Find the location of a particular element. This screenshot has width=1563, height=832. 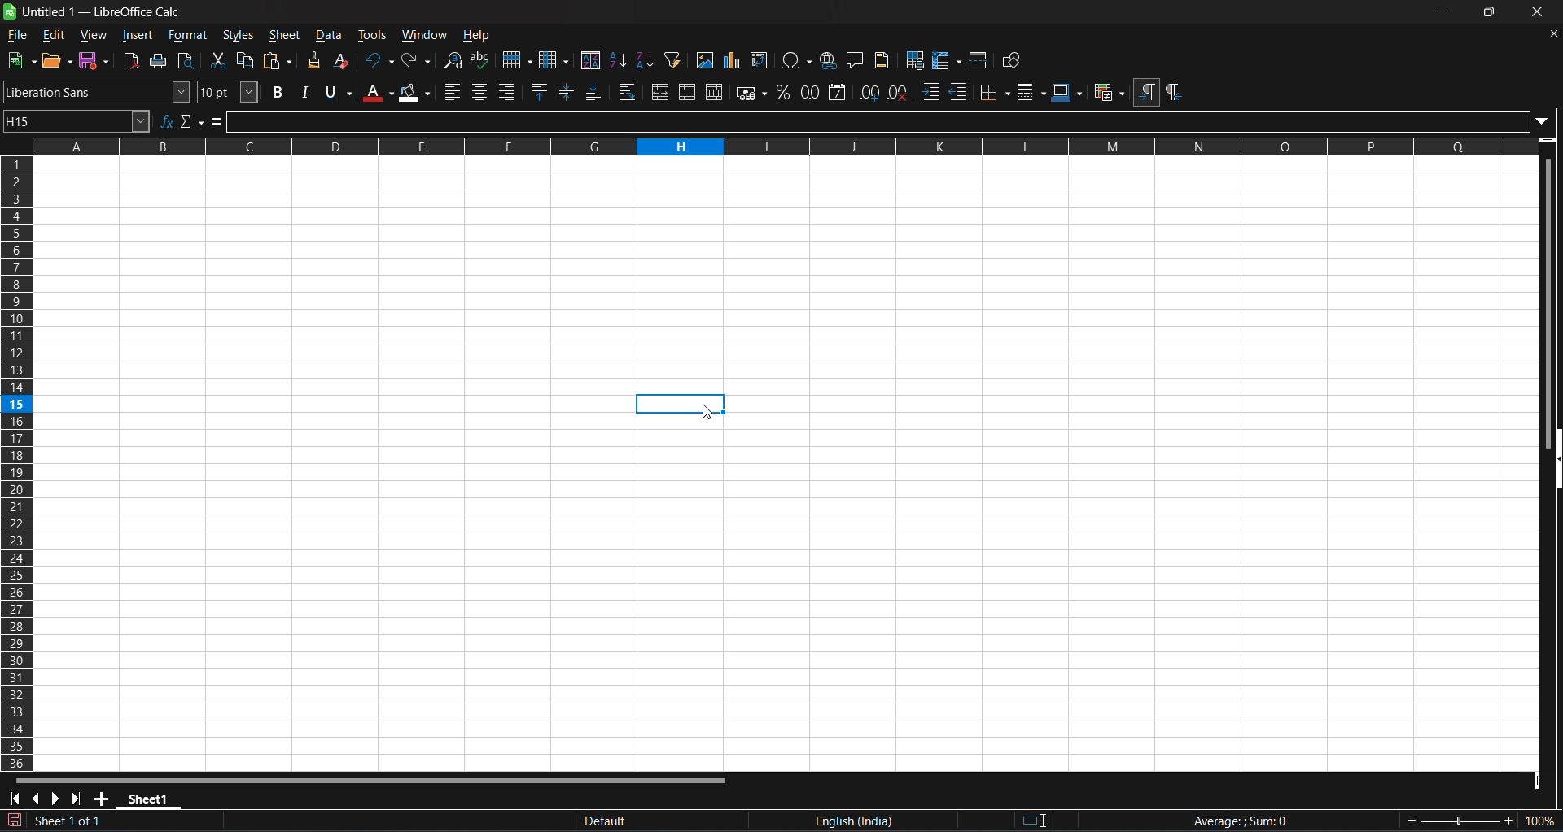

align left is located at coordinates (453, 93).